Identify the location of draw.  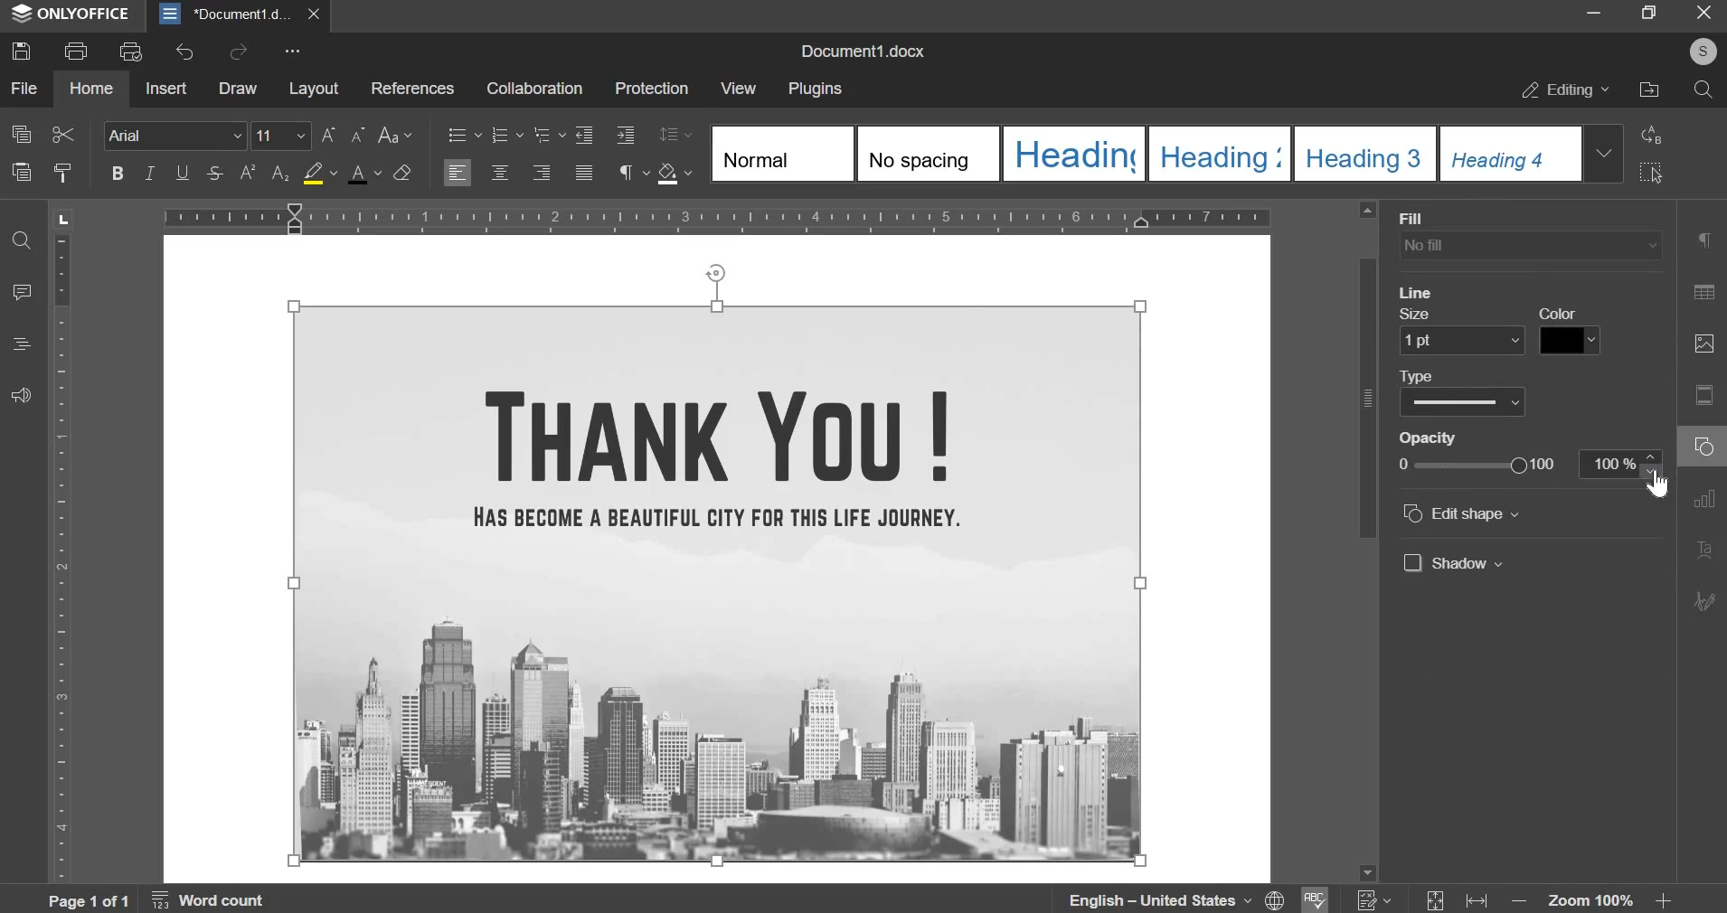
(238, 87).